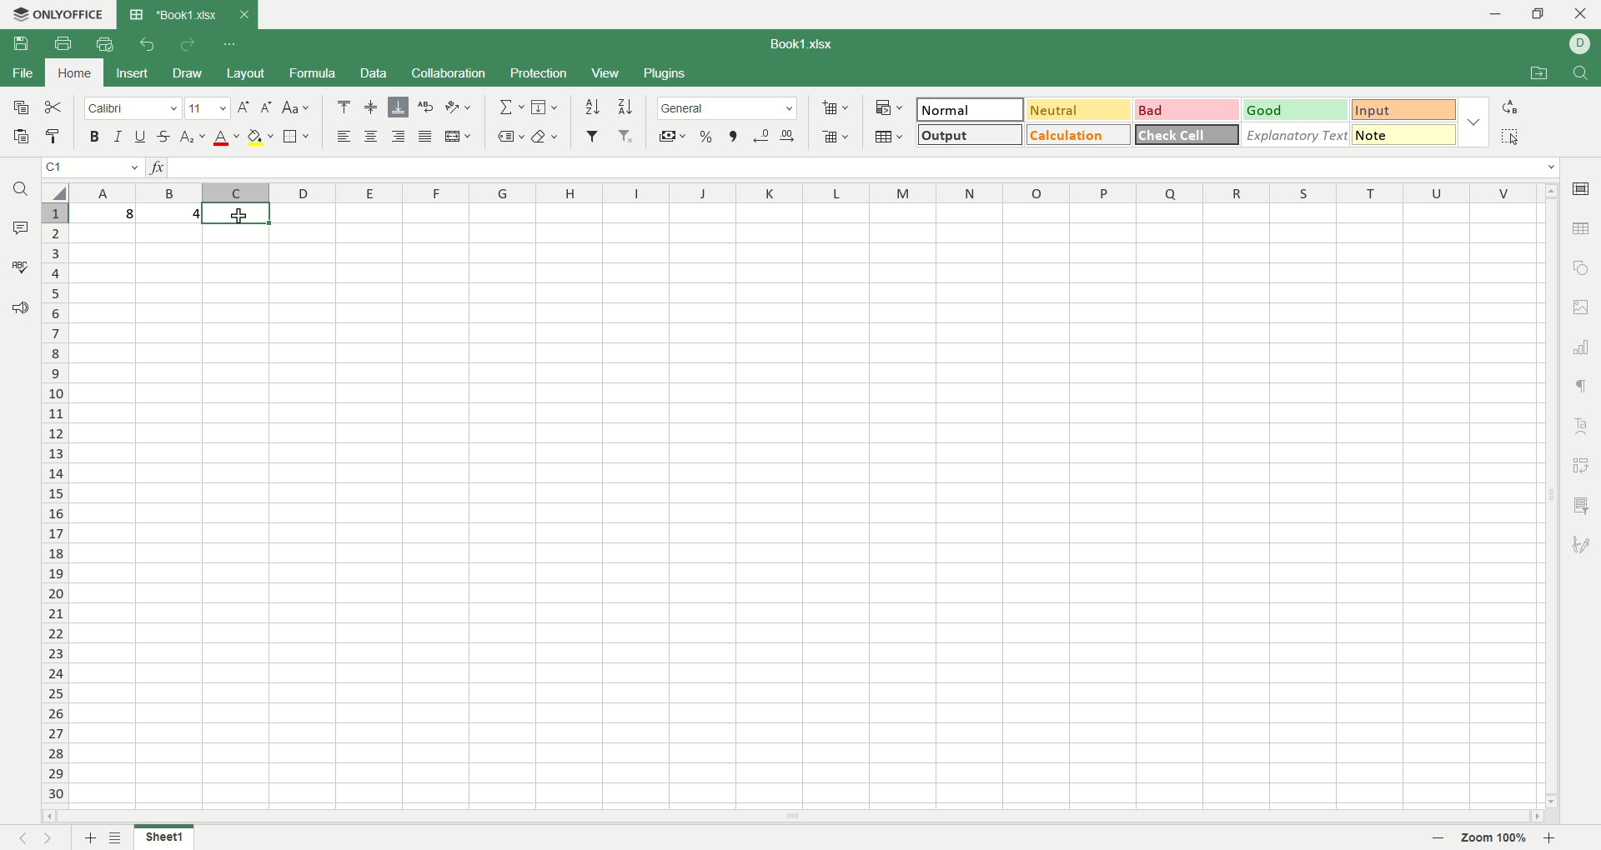 Image resolution: width=1601 pixels, height=850 pixels. I want to click on active cell position, so click(94, 167).